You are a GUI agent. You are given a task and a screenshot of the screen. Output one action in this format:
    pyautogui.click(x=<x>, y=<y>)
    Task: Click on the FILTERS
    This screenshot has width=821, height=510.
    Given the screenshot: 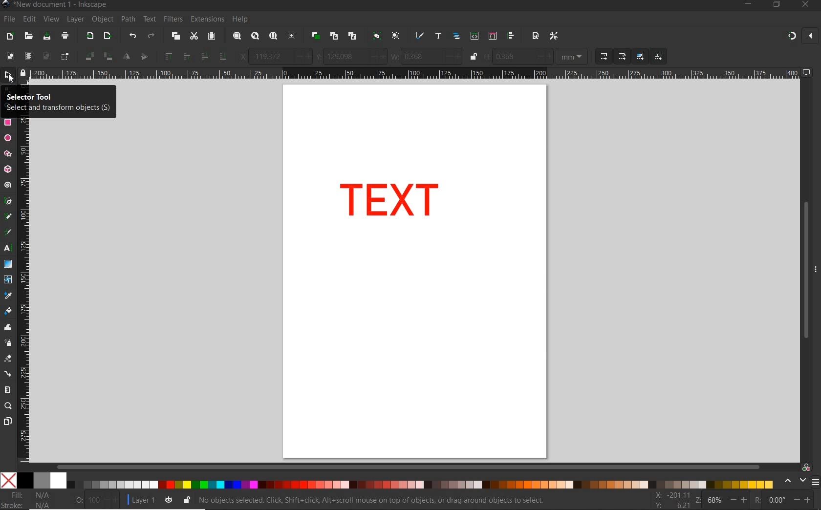 What is the action you would take?
    pyautogui.click(x=173, y=18)
    